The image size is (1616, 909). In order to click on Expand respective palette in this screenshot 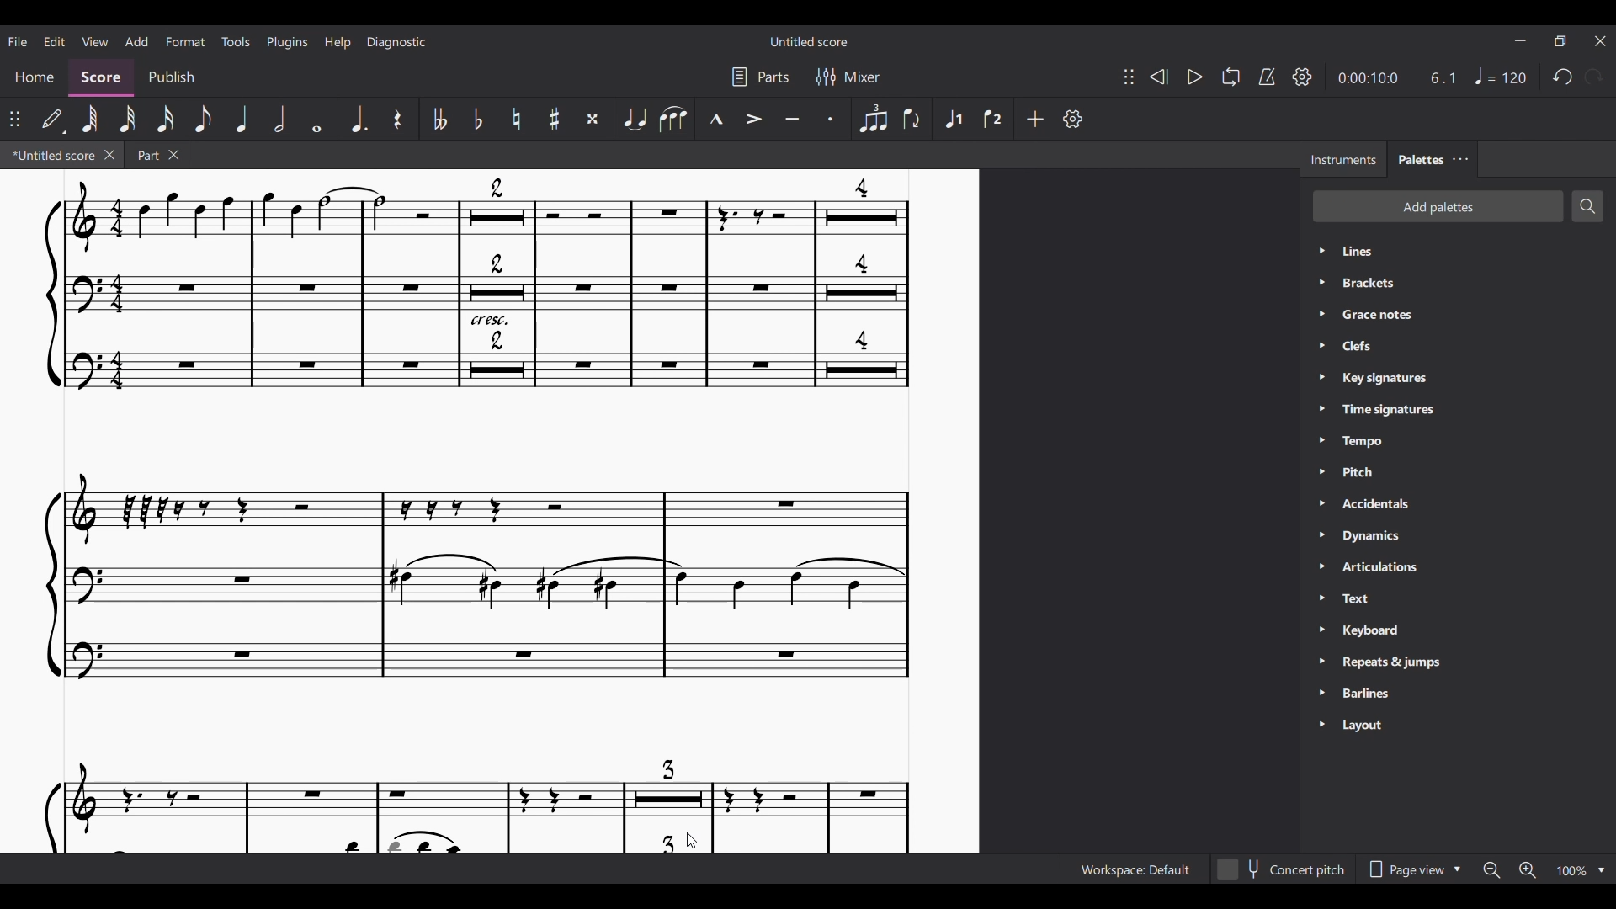, I will do `click(1321, 489)`.